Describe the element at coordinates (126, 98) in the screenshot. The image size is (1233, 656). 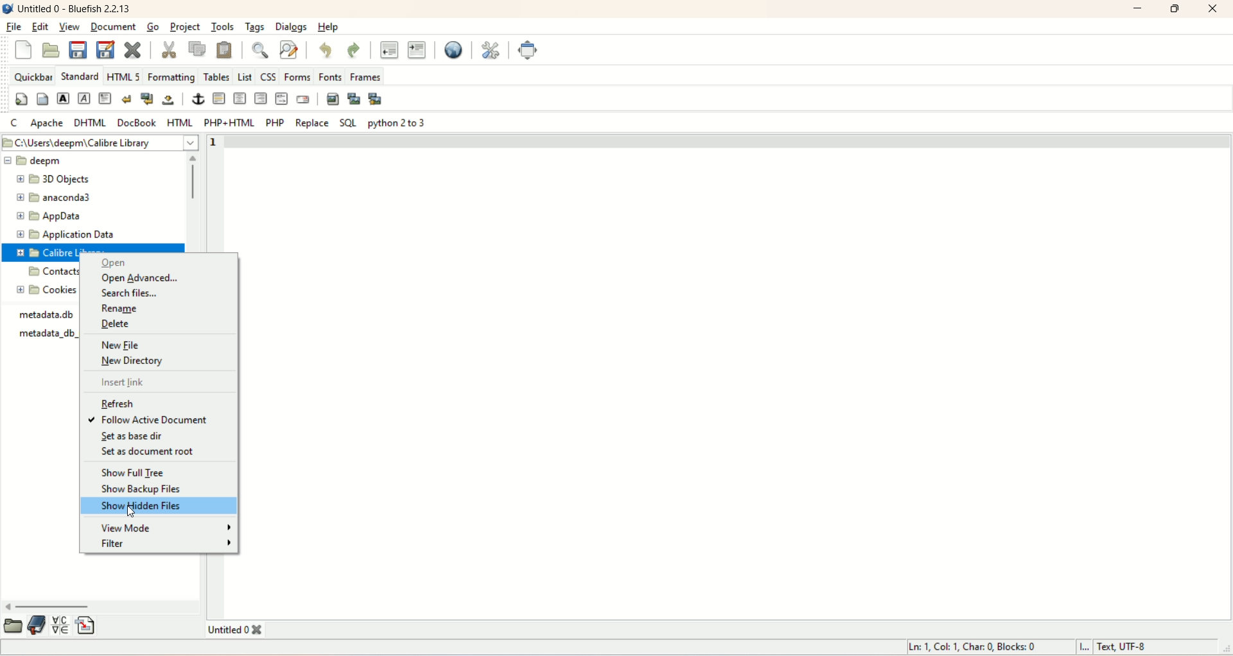
I see `clear` at that location.